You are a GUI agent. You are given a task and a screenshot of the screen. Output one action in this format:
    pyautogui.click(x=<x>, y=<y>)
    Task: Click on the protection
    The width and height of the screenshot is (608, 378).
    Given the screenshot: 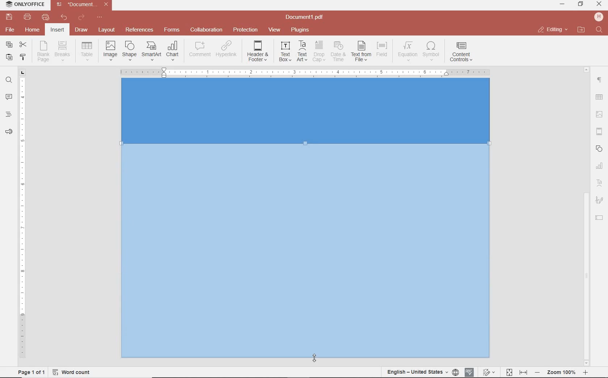 What is the action you would take?
    pyautogui.click(x=246, y=30)
    